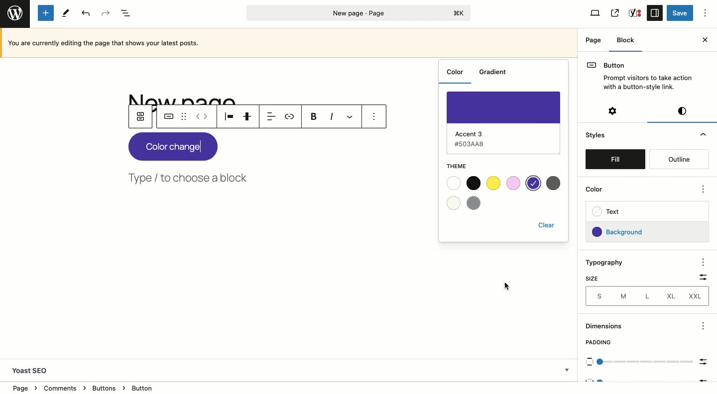  What do you see at coordinates (314, 116) in the screenshot?
I see `Bold` at bounding box center [314, 116].